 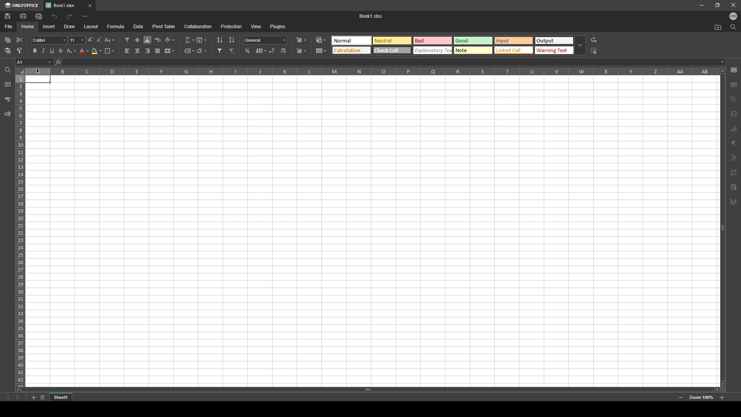 What do you see at coordinates (116, 26) in the screenshot?
I see `formula` at bounding box center [116, 26].